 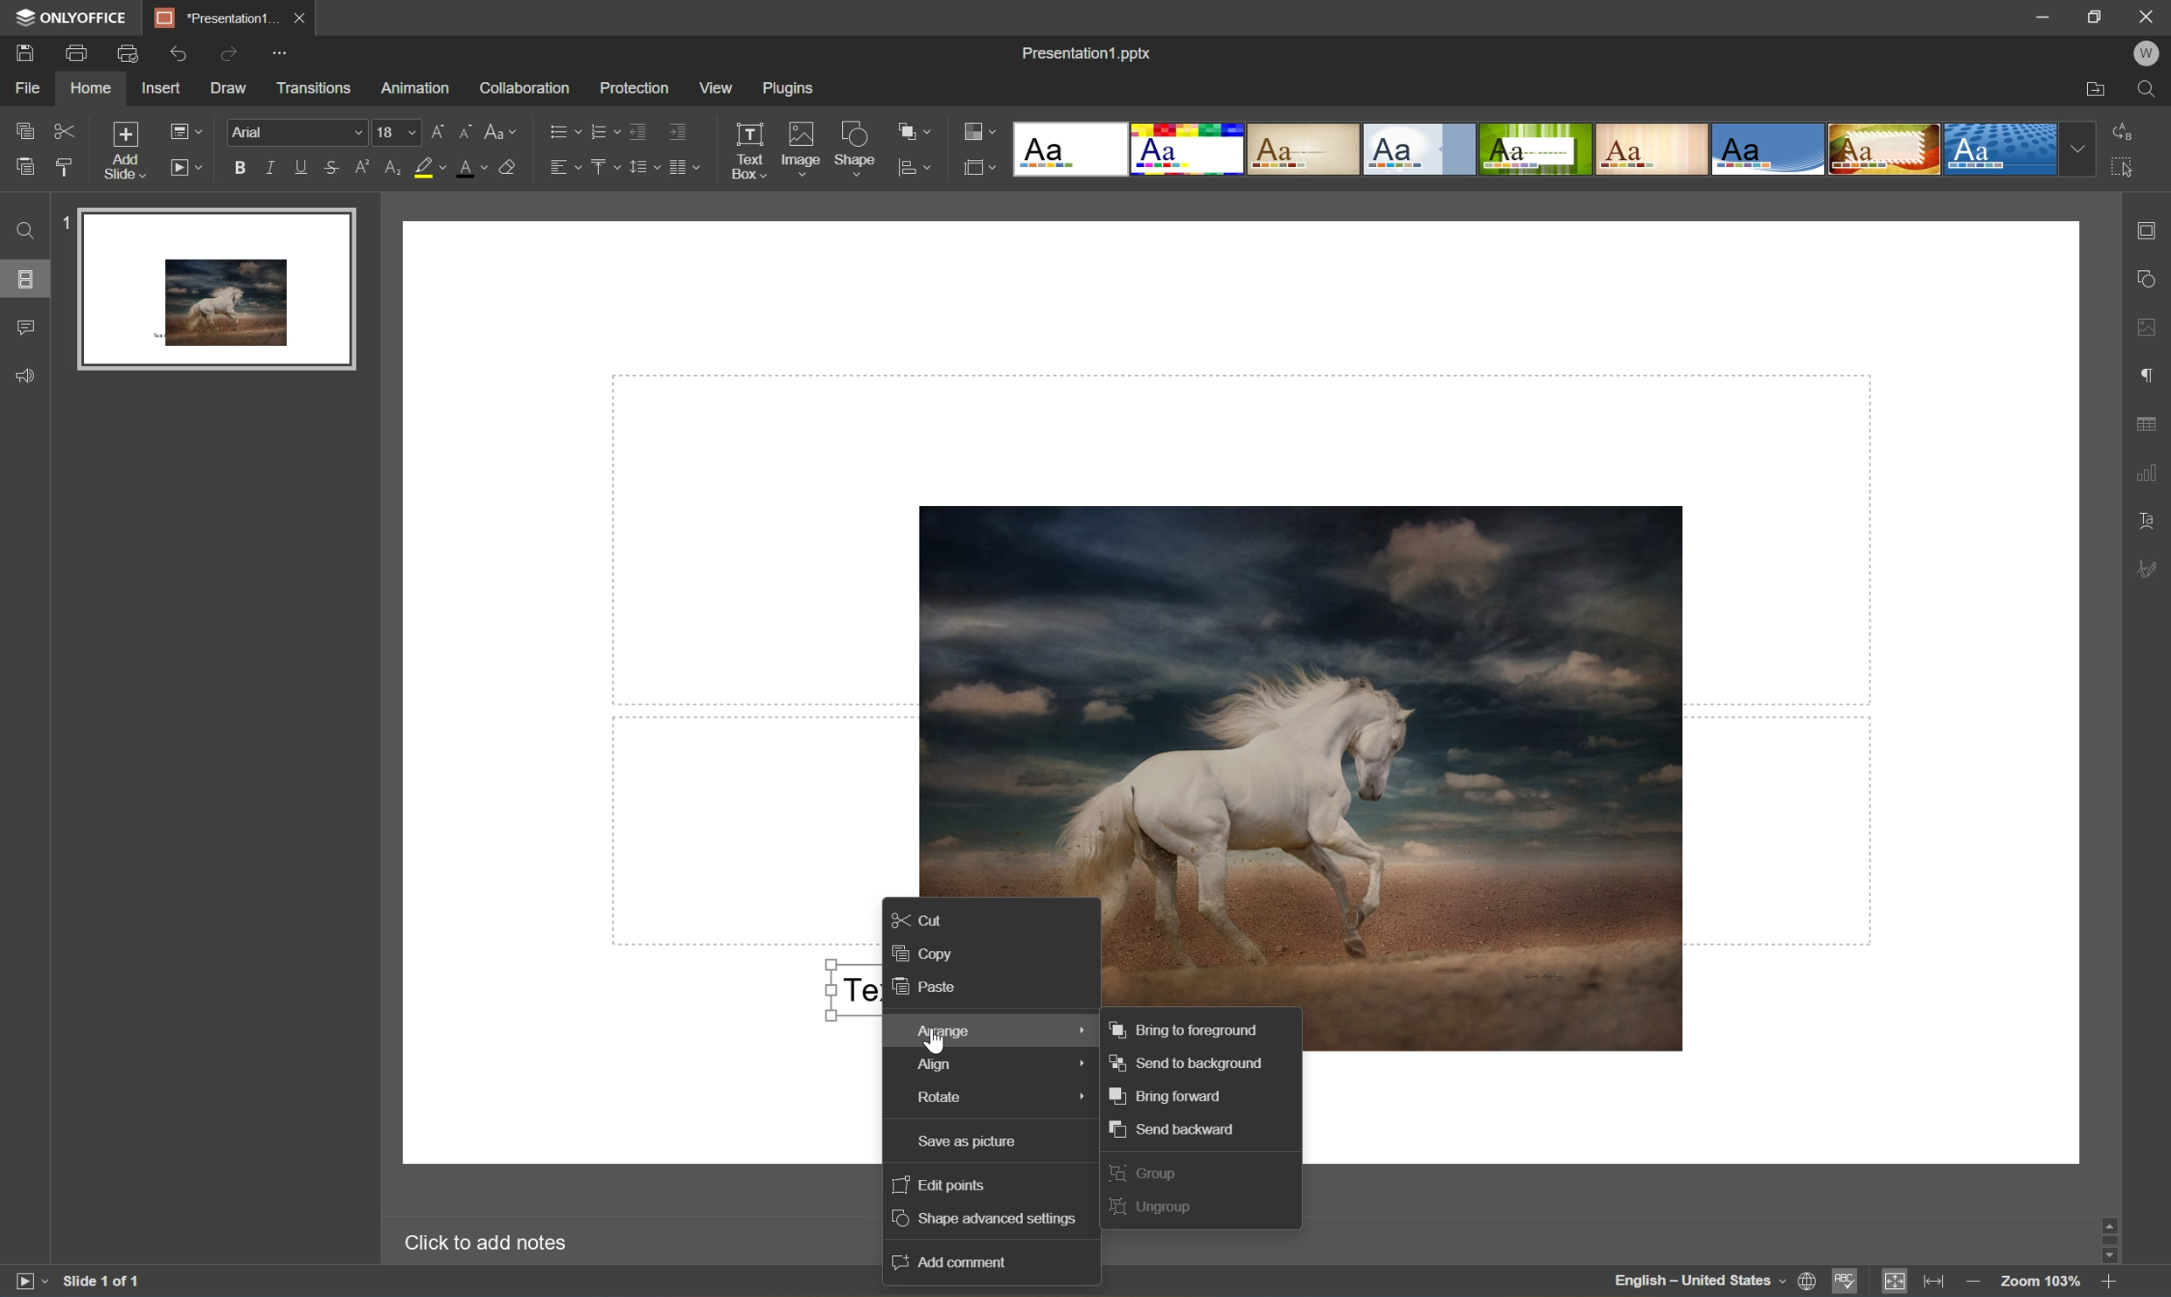 I want to click on Table settings, so click(x=2151, y=428).